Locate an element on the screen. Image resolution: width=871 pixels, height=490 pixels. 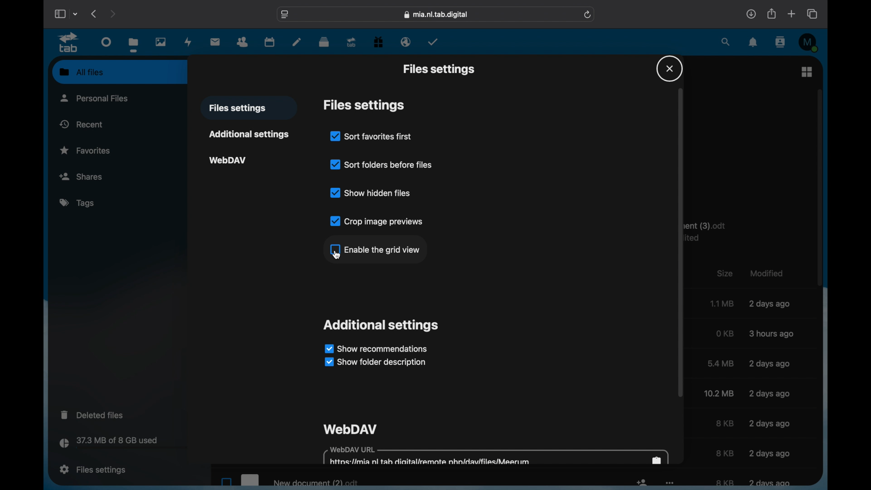
enable the grid view is located at coordinates (374, 249).